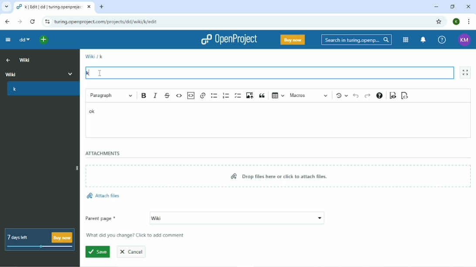 This screenshot has width=476, height=267. Describe the element at coordinates (214, 96) in the screenshot. I see `Bulleted list` at that location.